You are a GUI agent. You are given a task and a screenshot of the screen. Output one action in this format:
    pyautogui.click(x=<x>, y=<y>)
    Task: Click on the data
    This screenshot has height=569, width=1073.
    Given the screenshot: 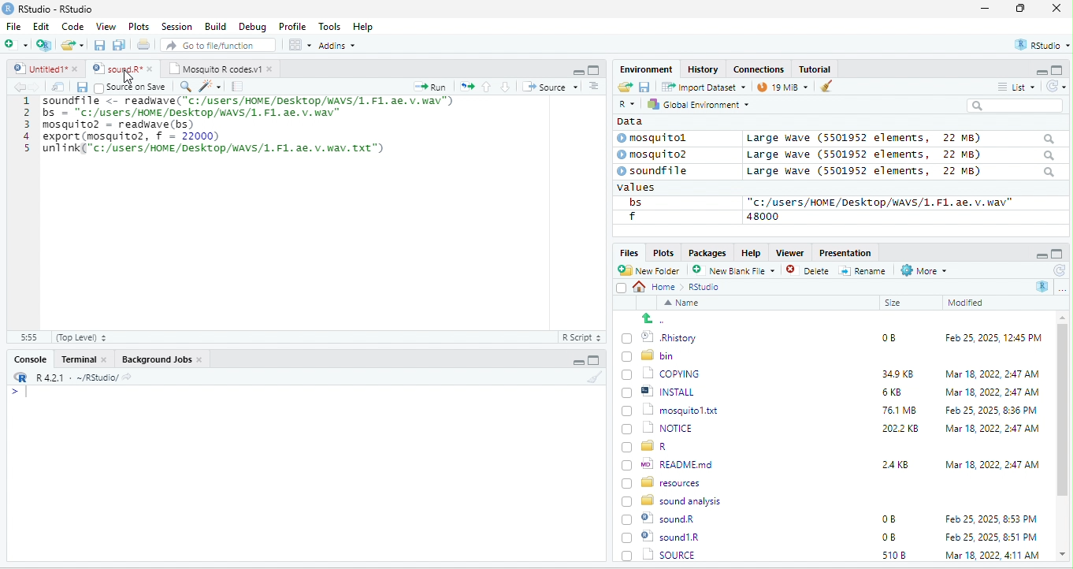 What is the action you would take?
    pyautogui.click(x=628, y=121)
    